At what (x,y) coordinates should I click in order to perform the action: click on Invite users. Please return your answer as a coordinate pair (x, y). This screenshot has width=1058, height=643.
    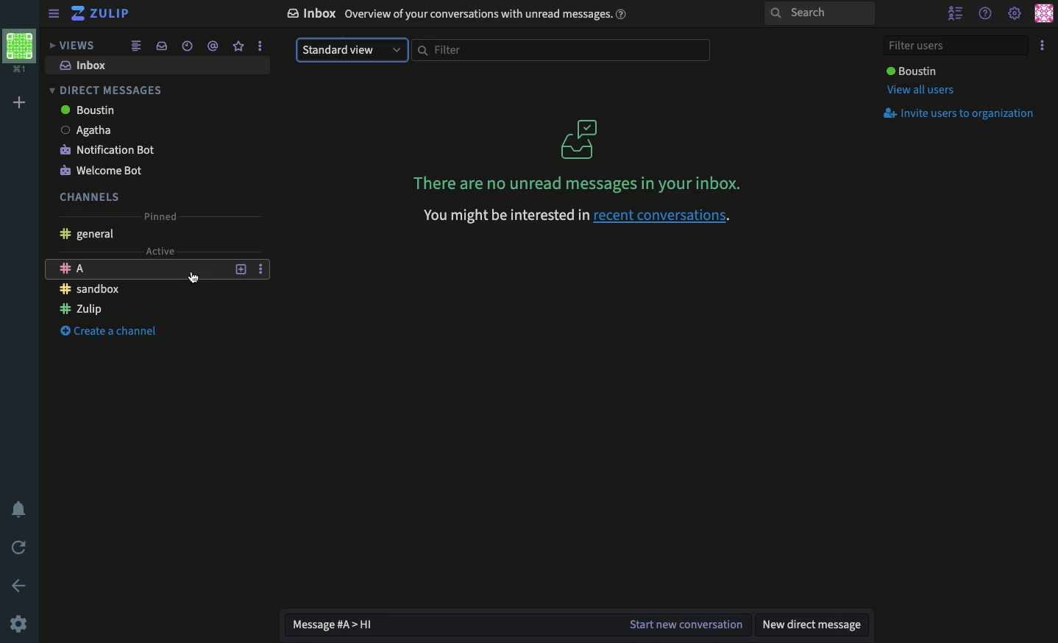
    Looking at the image, I should click on (958, 114).